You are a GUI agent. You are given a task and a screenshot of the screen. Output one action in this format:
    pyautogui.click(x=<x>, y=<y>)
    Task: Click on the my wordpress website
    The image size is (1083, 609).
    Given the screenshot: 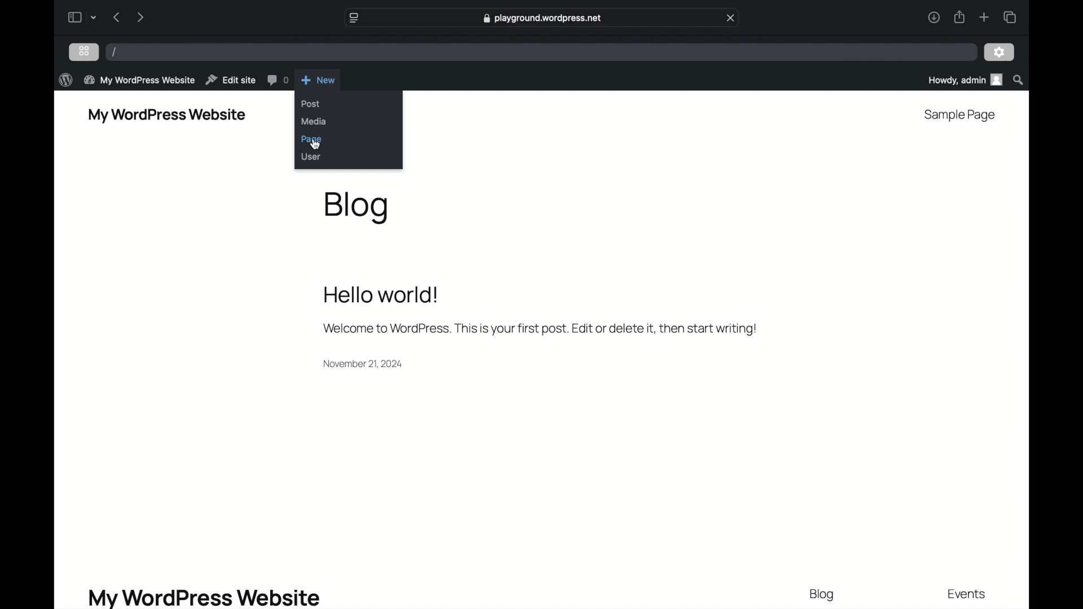 What is the action you would take?
    pyautogui.click(x=166, y=114)
    